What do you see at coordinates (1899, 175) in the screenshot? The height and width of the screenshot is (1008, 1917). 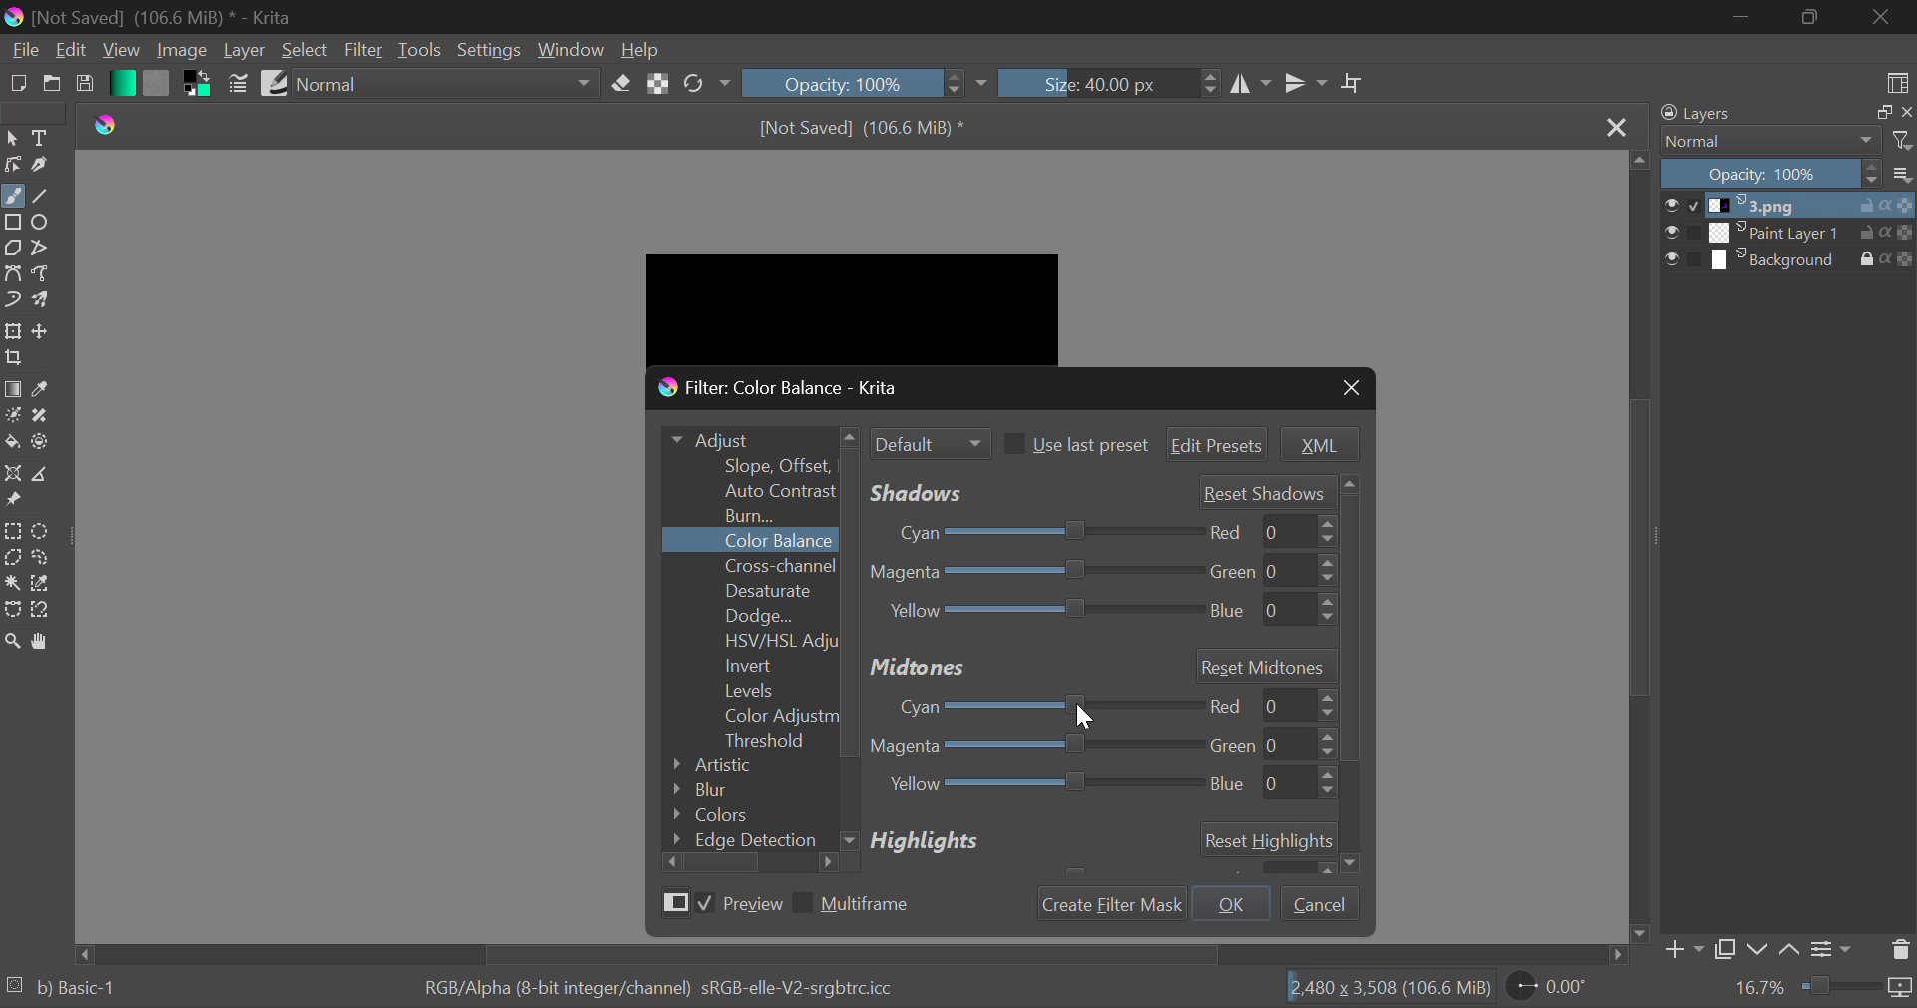 I see `options` at bounding box center [1899, 175].